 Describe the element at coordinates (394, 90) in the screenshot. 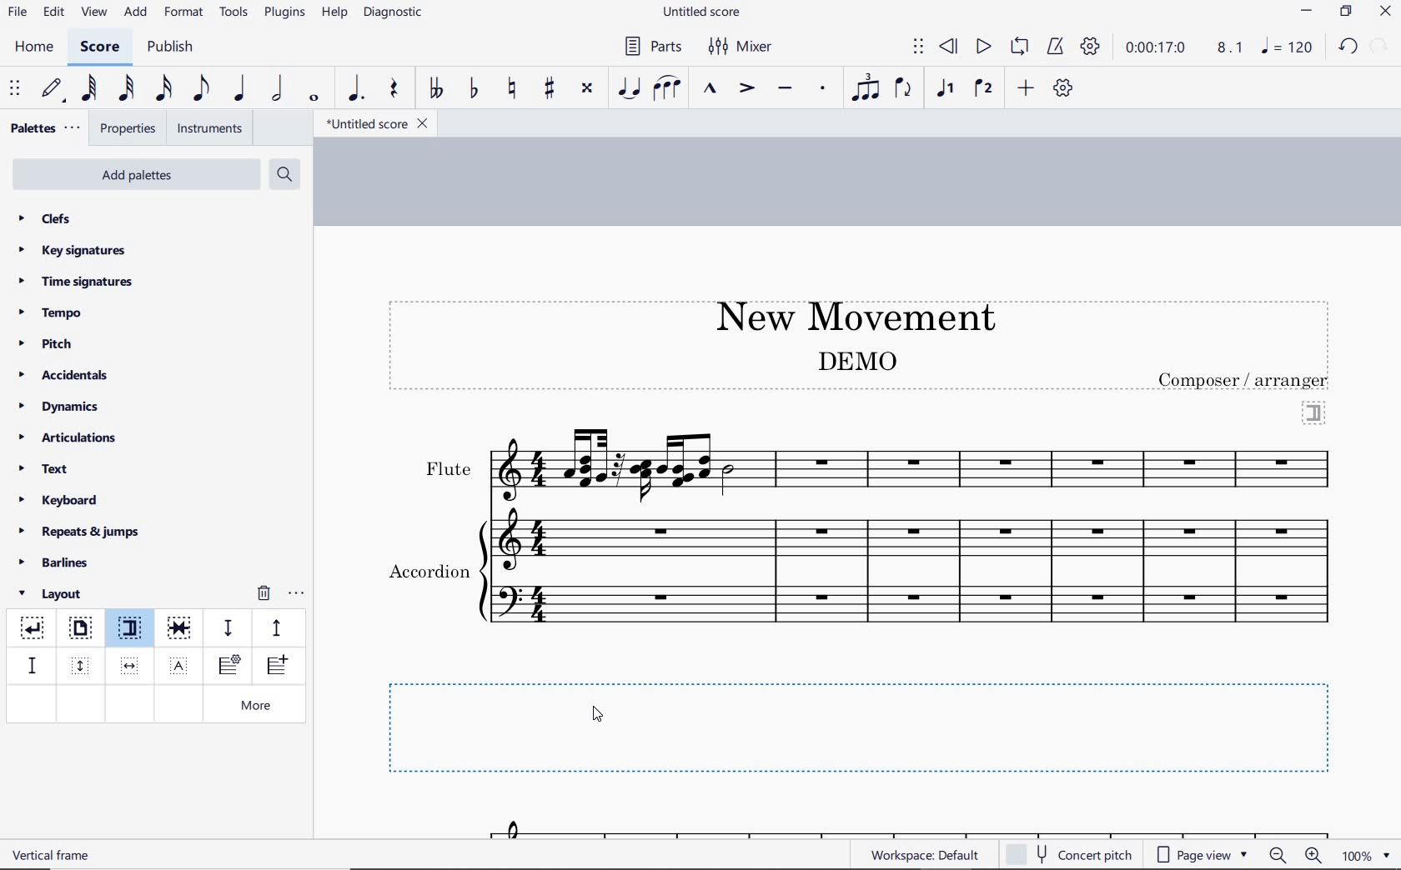

I see `rest` at that location.